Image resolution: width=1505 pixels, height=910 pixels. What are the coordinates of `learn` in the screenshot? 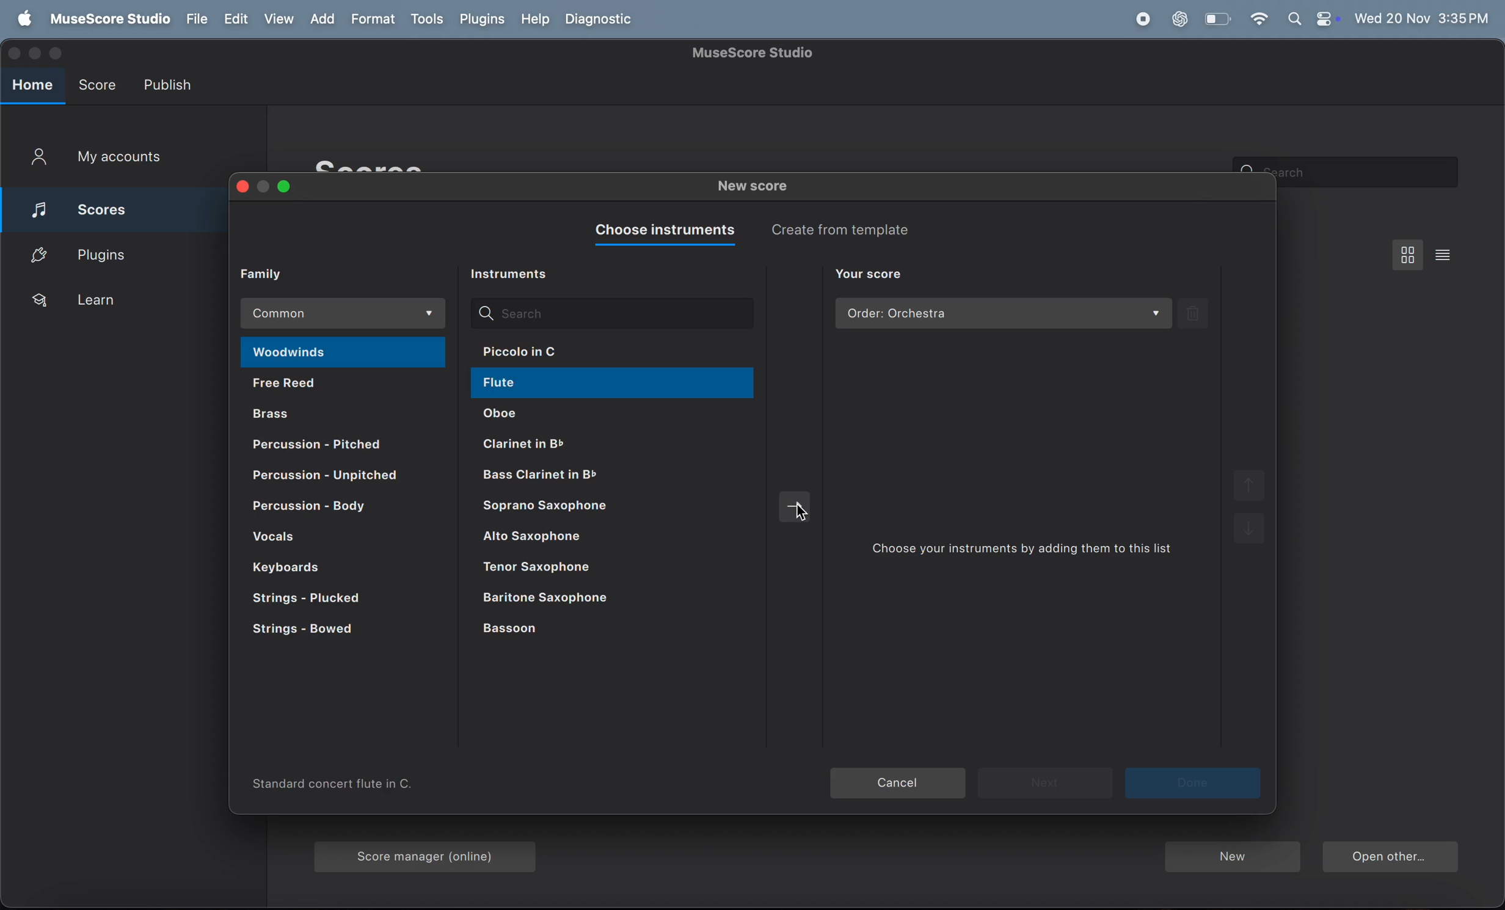 It's located at (114, 300).